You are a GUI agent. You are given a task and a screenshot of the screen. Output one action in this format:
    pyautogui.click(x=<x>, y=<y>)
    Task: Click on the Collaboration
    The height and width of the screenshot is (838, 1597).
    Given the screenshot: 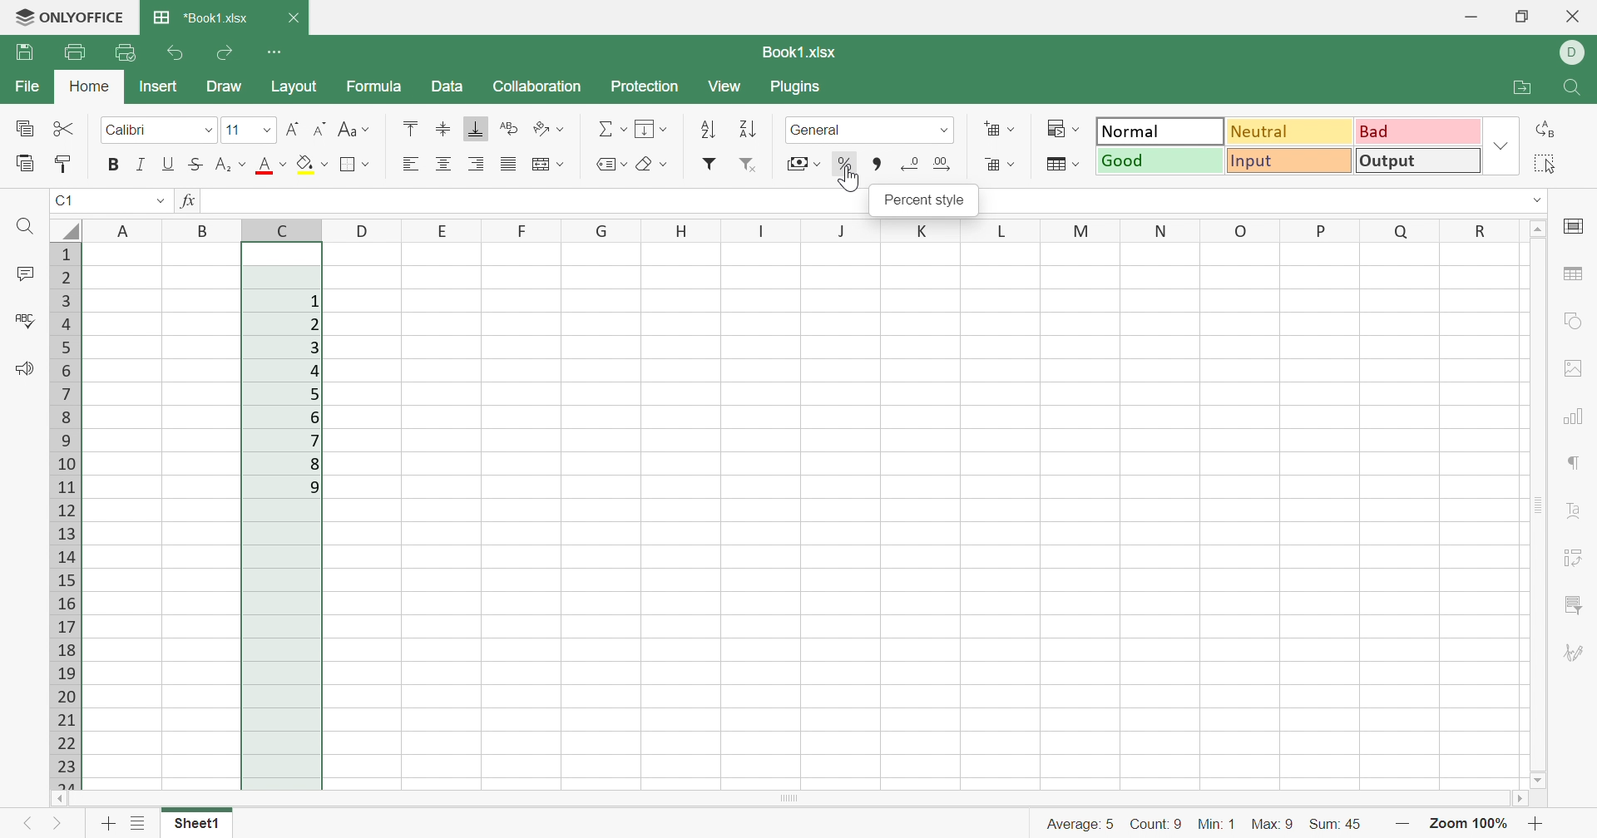 What is the action you would take?
    pyautogui.click(x=540, y=87)
    